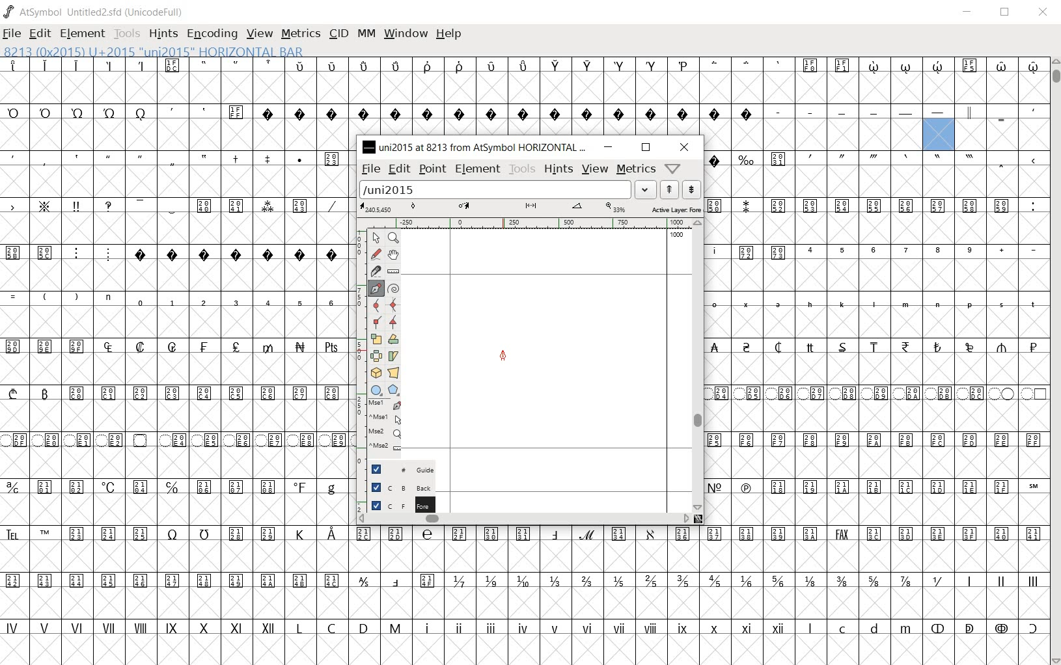  What do you see at coordinates (375, 390) in the screenshot?
I see `rectangle or ellipse` at bounding box center [375, 390].